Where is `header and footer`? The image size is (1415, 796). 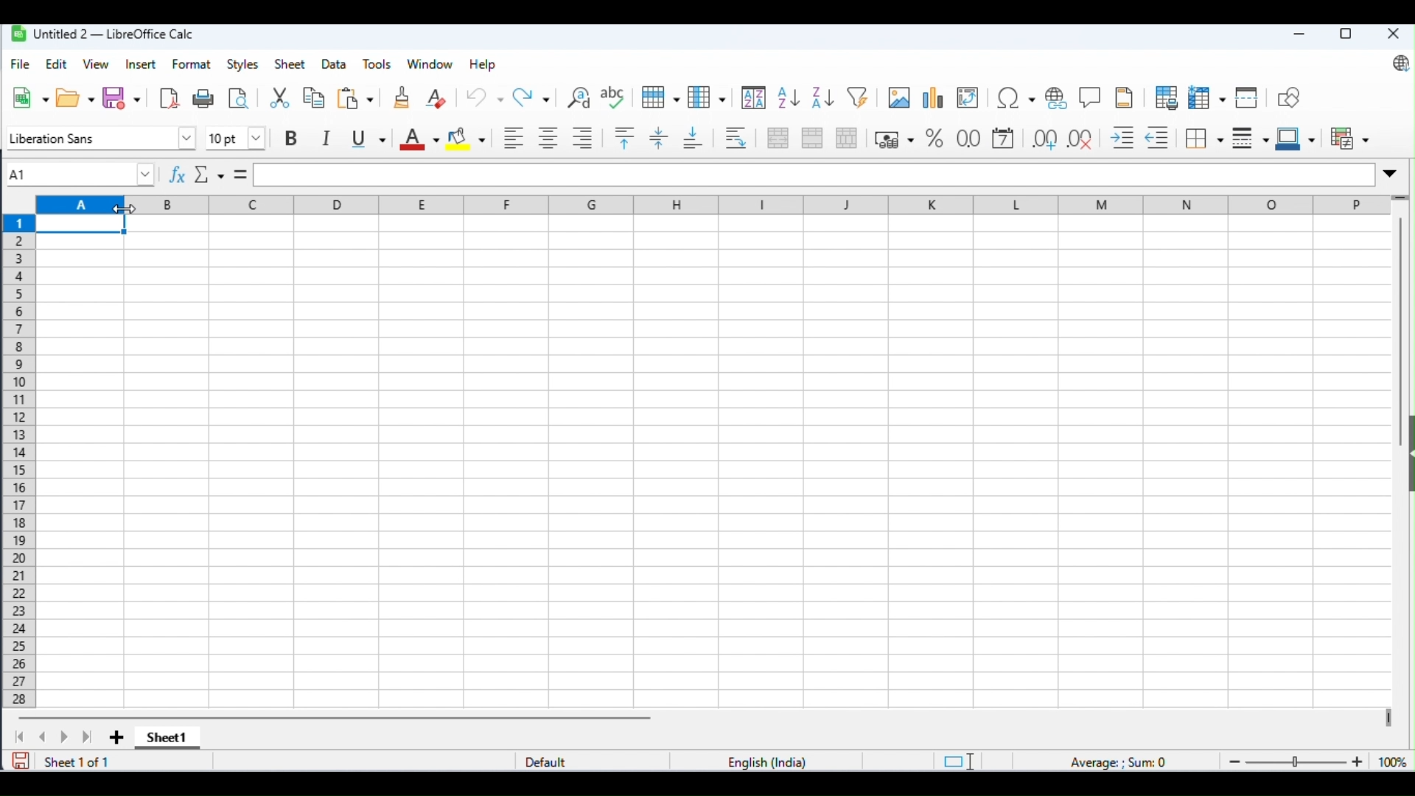
header and footer is located at coordinates (1126, 97).